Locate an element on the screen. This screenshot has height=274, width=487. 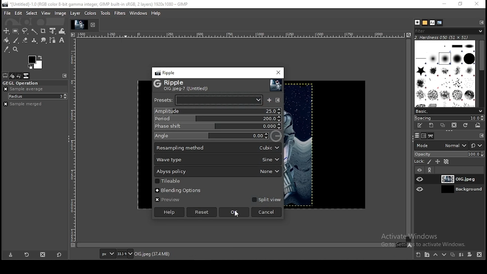
text tool is located at coordinates (62, 40).